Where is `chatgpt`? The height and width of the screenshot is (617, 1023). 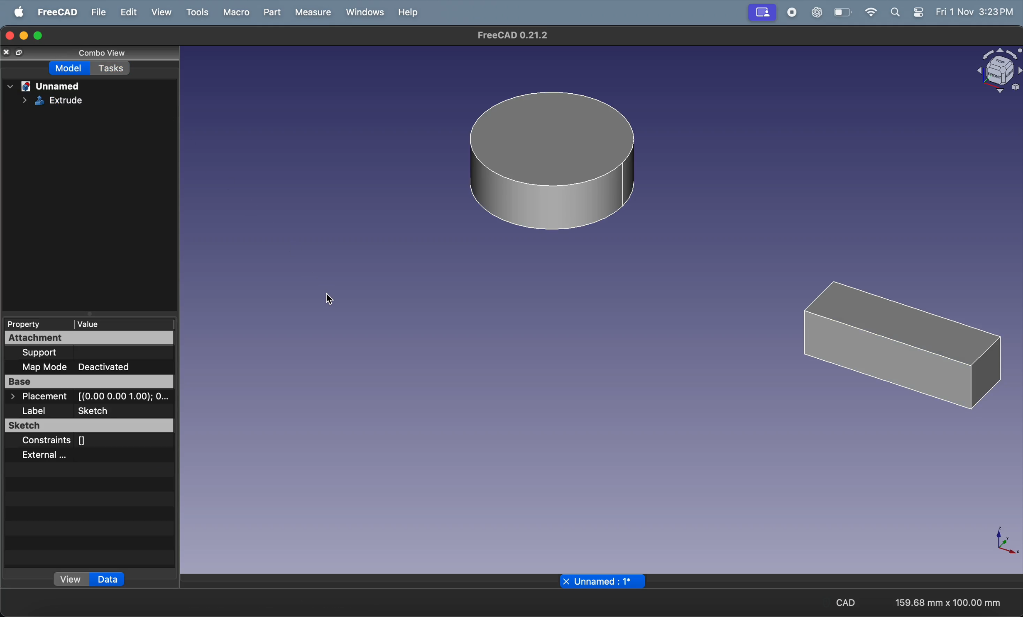
chatgpt is located at coordinates (817, 12).